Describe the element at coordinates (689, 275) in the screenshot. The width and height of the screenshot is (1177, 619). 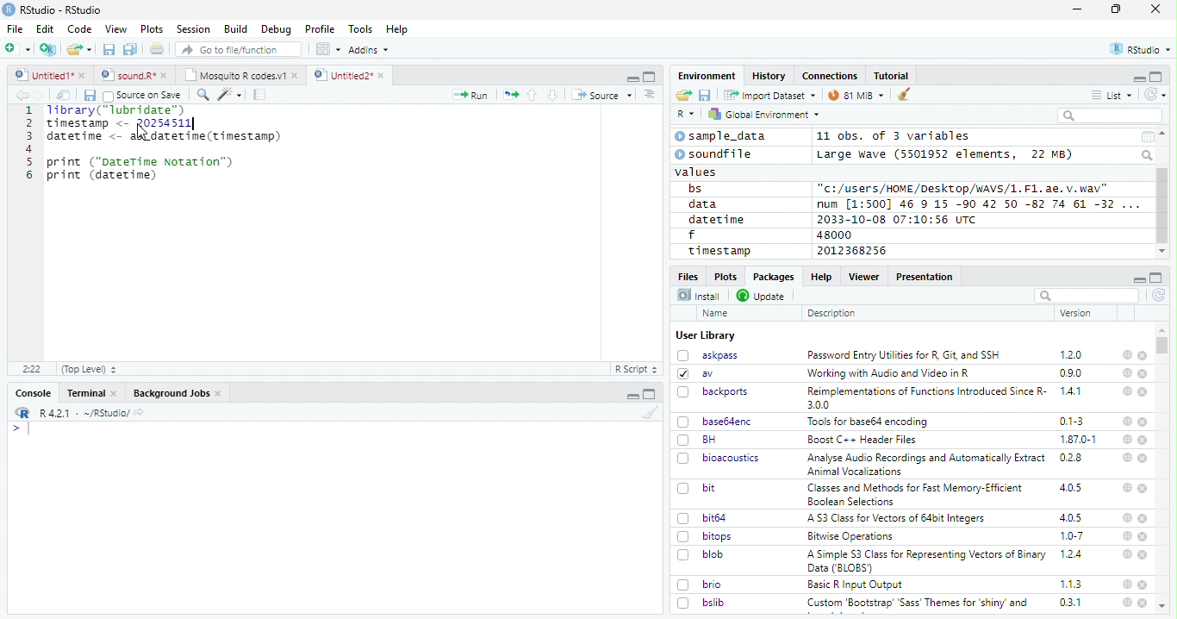
I see `Files` at that location.